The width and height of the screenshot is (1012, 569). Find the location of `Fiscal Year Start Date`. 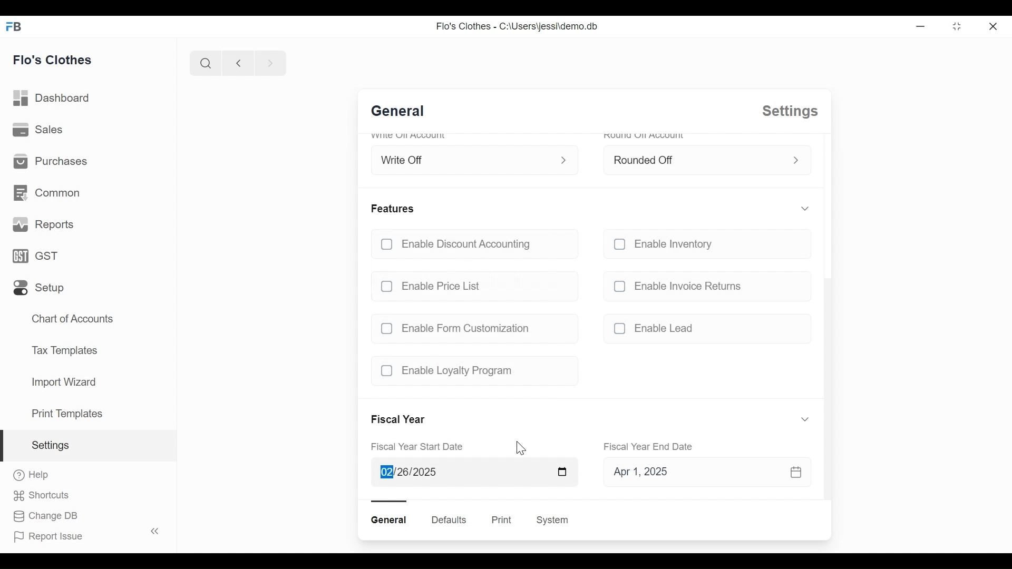

Fiscal Year Start Date is located at coordinates (421, 447).